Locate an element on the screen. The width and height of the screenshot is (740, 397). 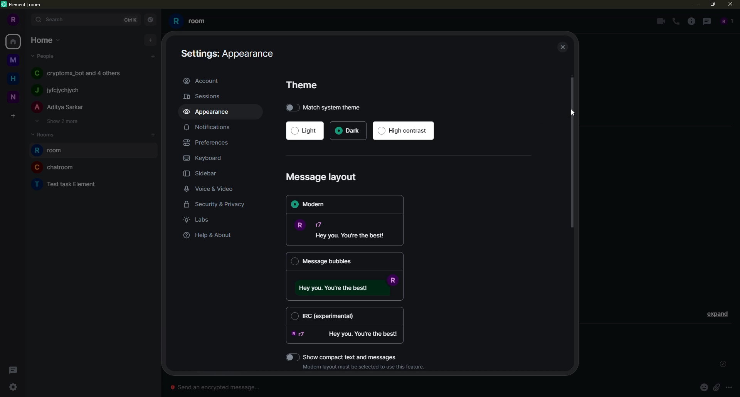
room is located at coordinates (67, 183).